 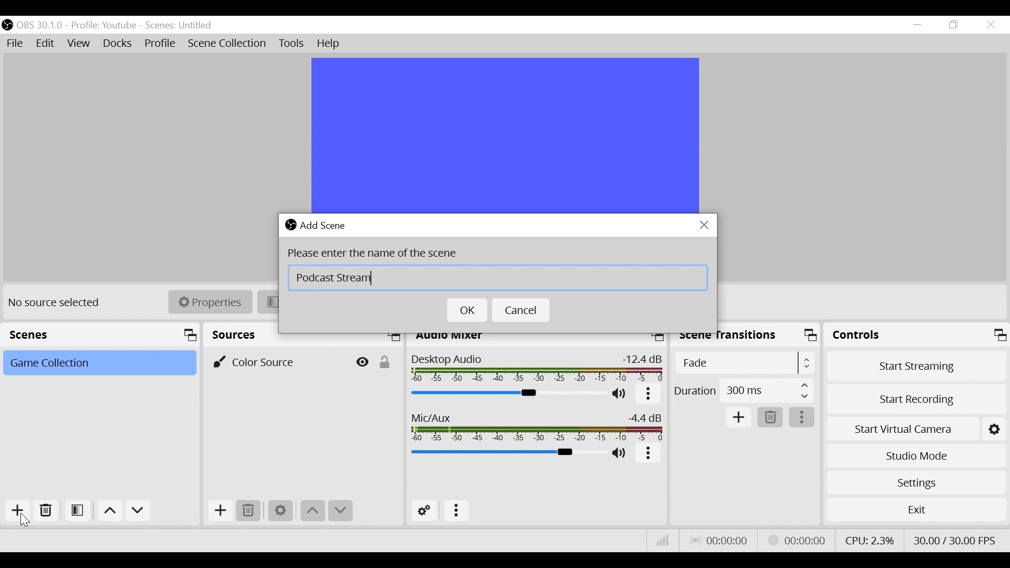 What do you see at coordinates (79, 45) in the screenshot?
I see `View` at bounding box center [79, 45].